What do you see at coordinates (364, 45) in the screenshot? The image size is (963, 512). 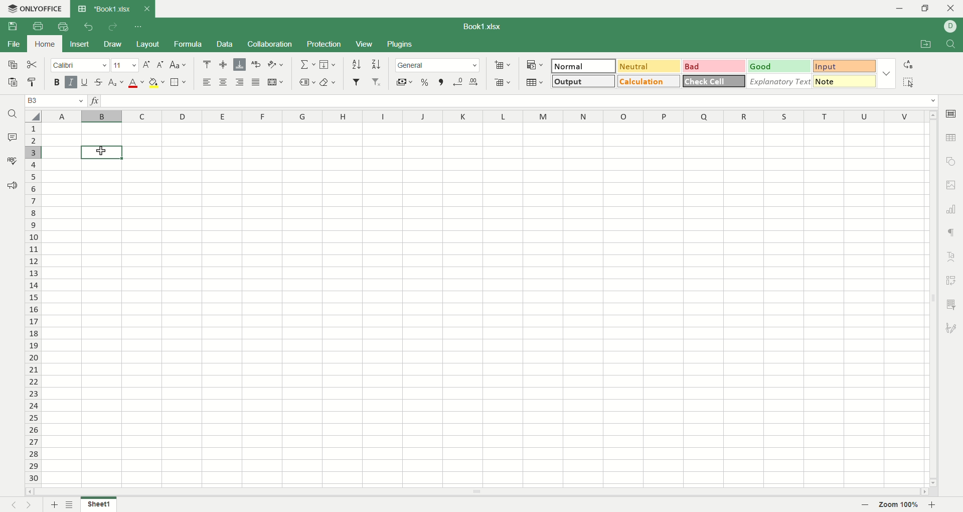 I see `` at bounding box center [364, 45].